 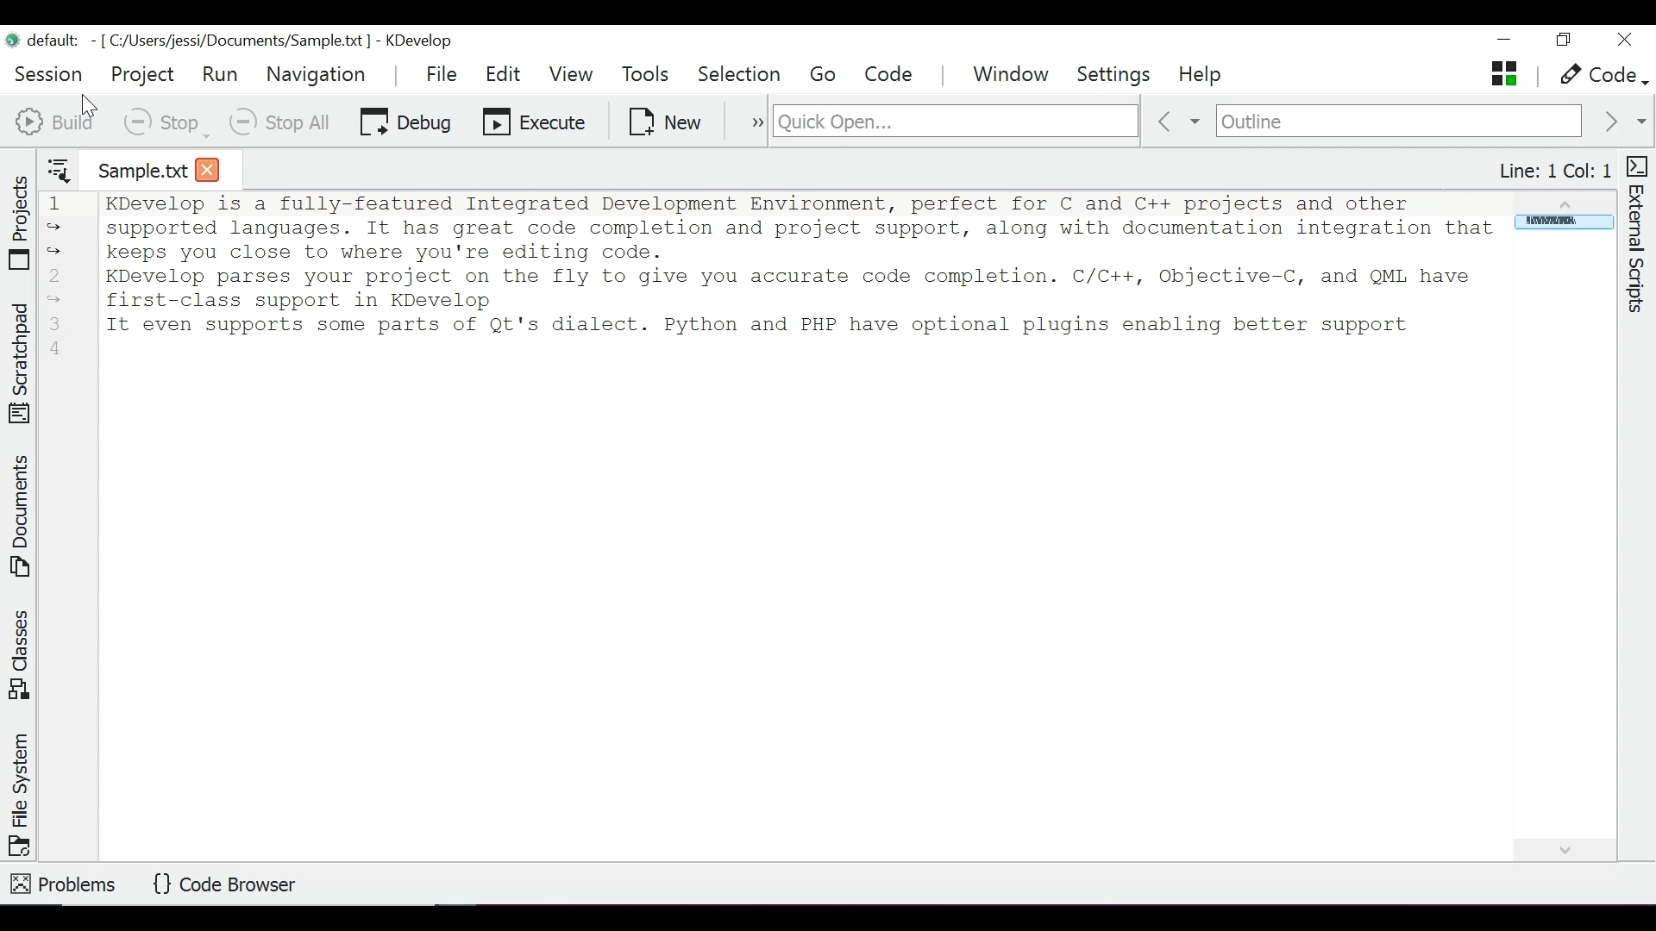 What do you see at coordinates (18, 359) in the screenshot?
I see `Toggle Scratchpad tool view` at bounding box center [18, 359].